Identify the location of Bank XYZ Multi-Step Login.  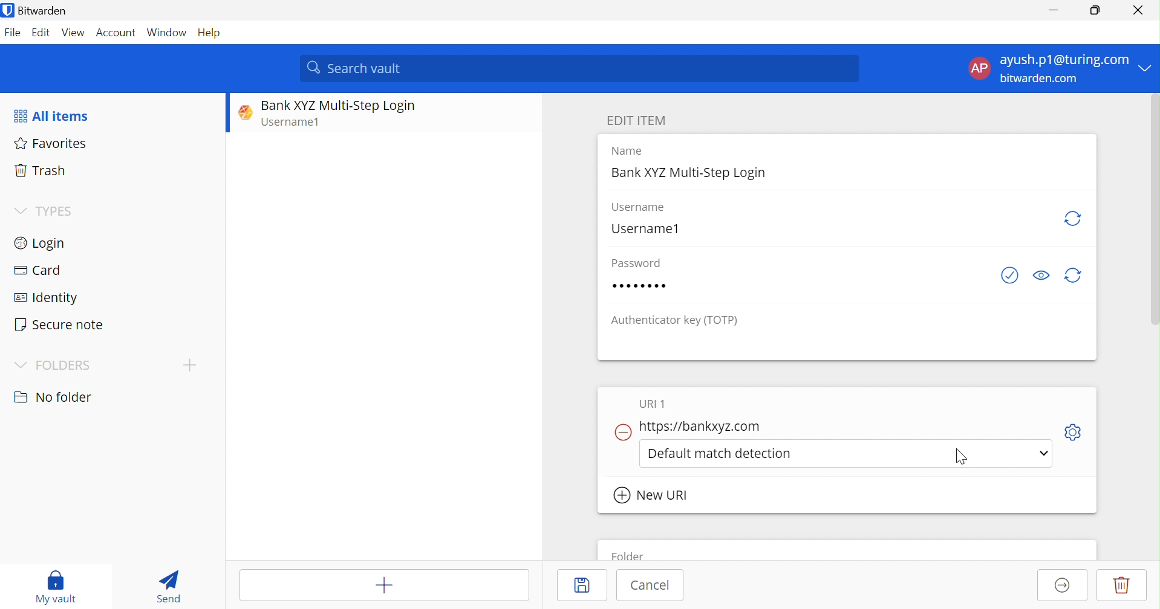
(338, 106).